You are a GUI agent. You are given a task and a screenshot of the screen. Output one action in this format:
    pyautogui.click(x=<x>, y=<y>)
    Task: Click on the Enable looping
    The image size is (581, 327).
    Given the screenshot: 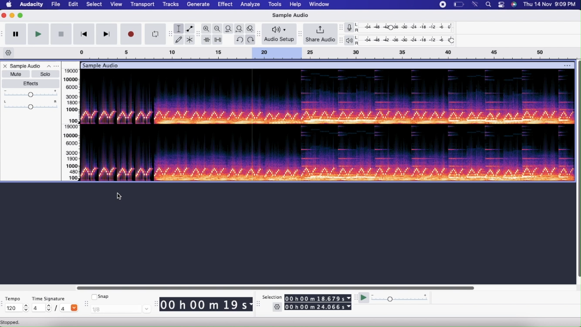 What is the action you would take?
    pyautogui.click(x=156, y=34)
    